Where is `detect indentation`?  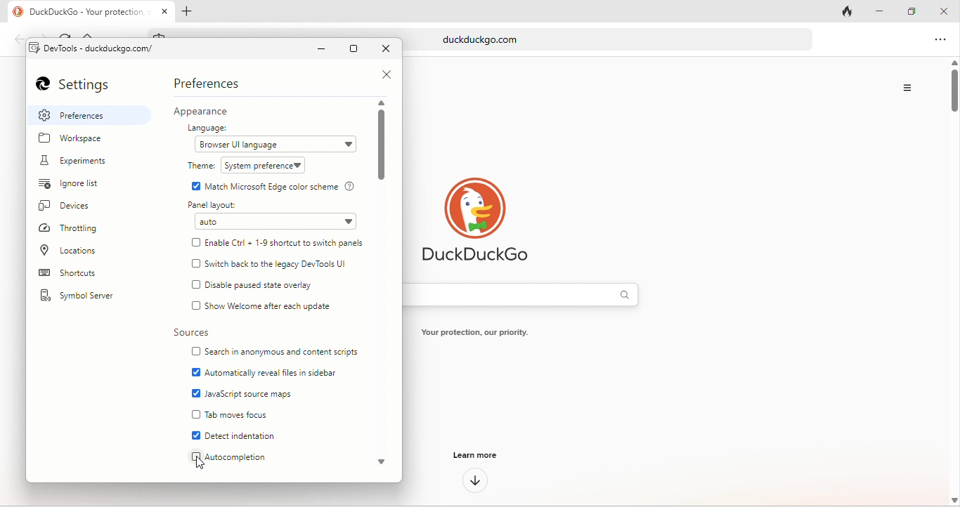
detect indentation is located at coordinates (249, 435).